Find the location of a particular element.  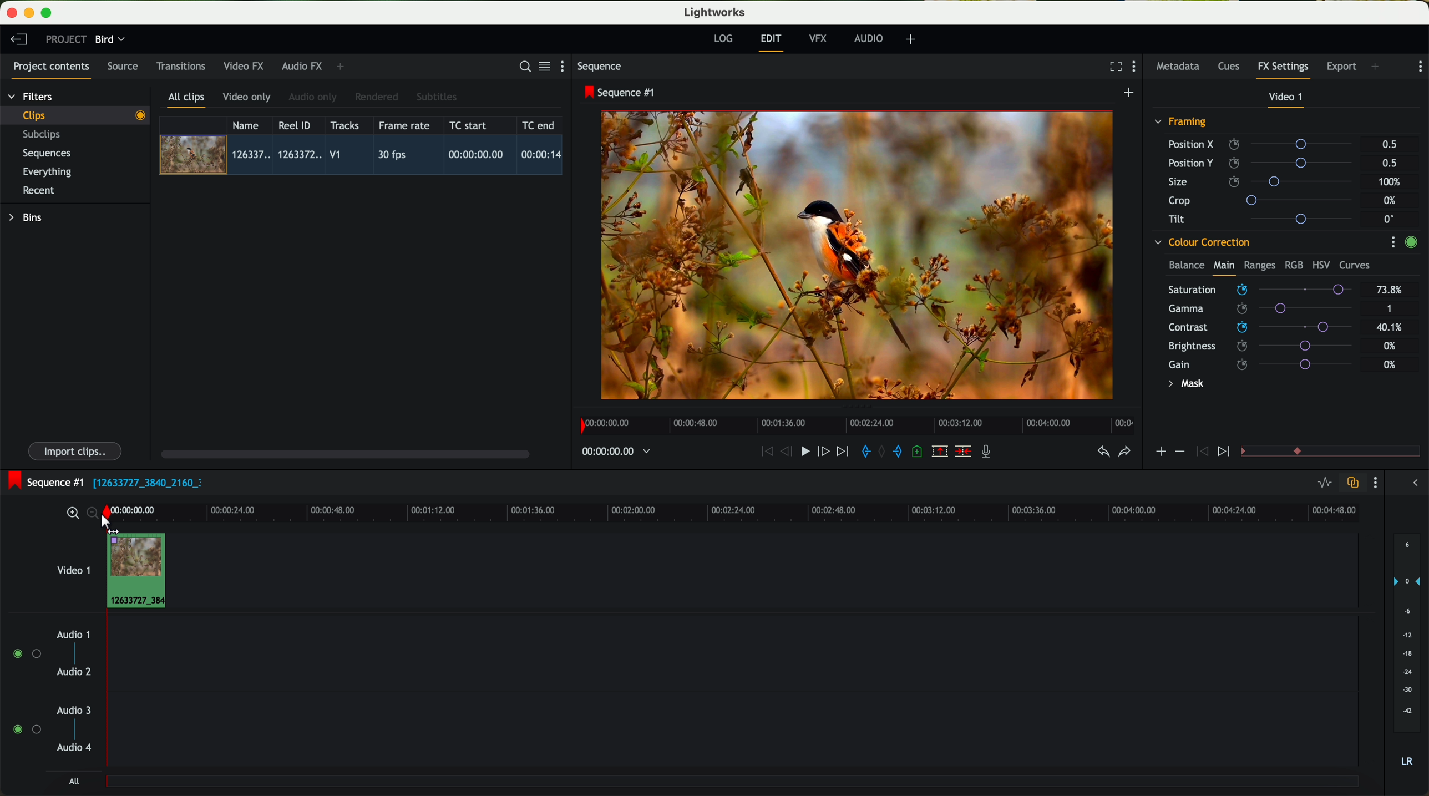

click on contrast is located at coordinates (1260, 328).